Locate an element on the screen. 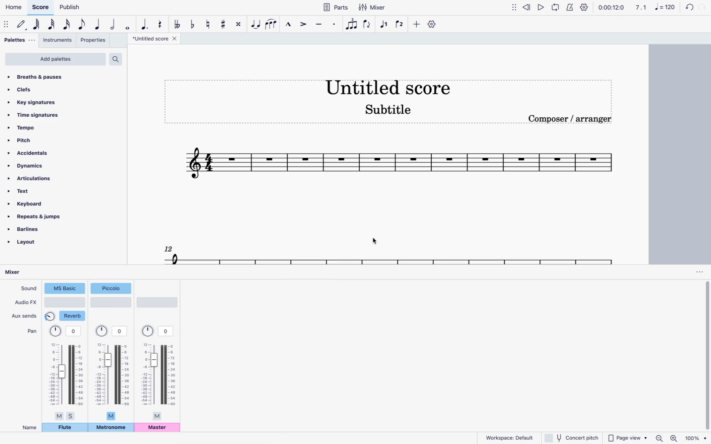 This screenshot has height=444, width=711. palettes is located at coordinates (18, 40).